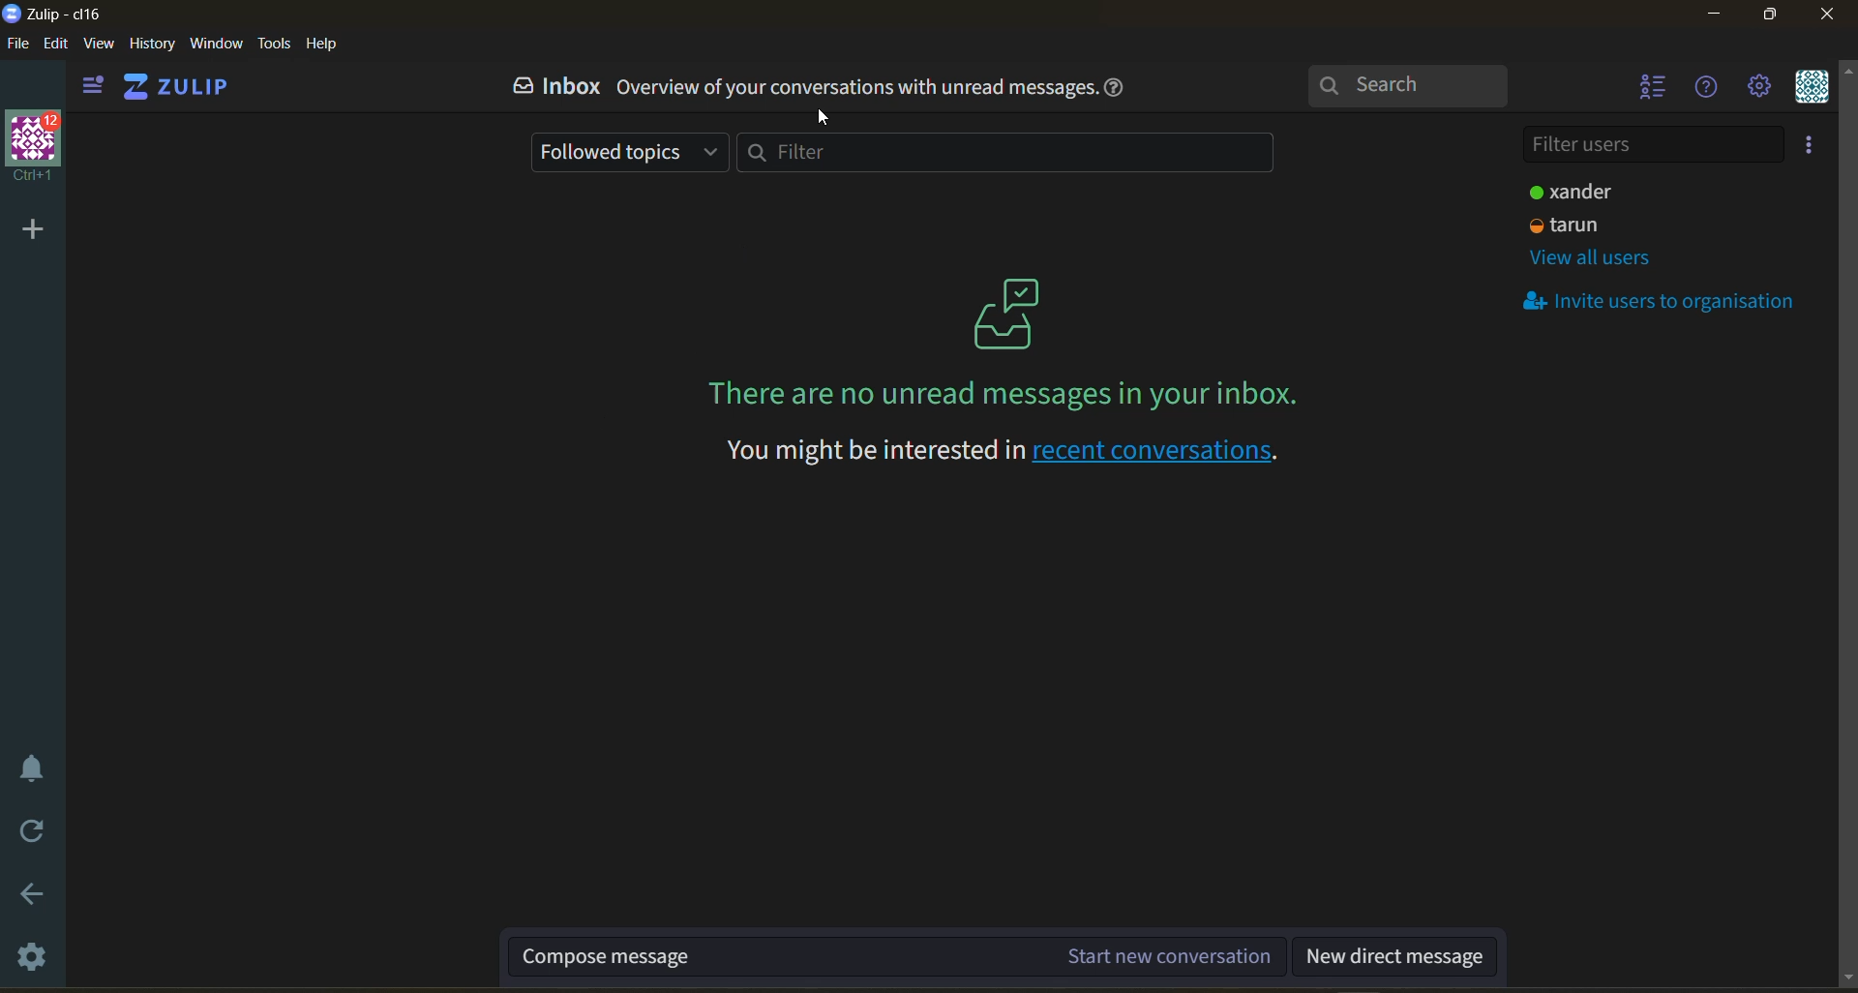 This screenshot has width=1858, height=993. What do you see at coordinates (96, 83) in the screenshot?
I see `show left side bar` at bounding box center [96, 83].